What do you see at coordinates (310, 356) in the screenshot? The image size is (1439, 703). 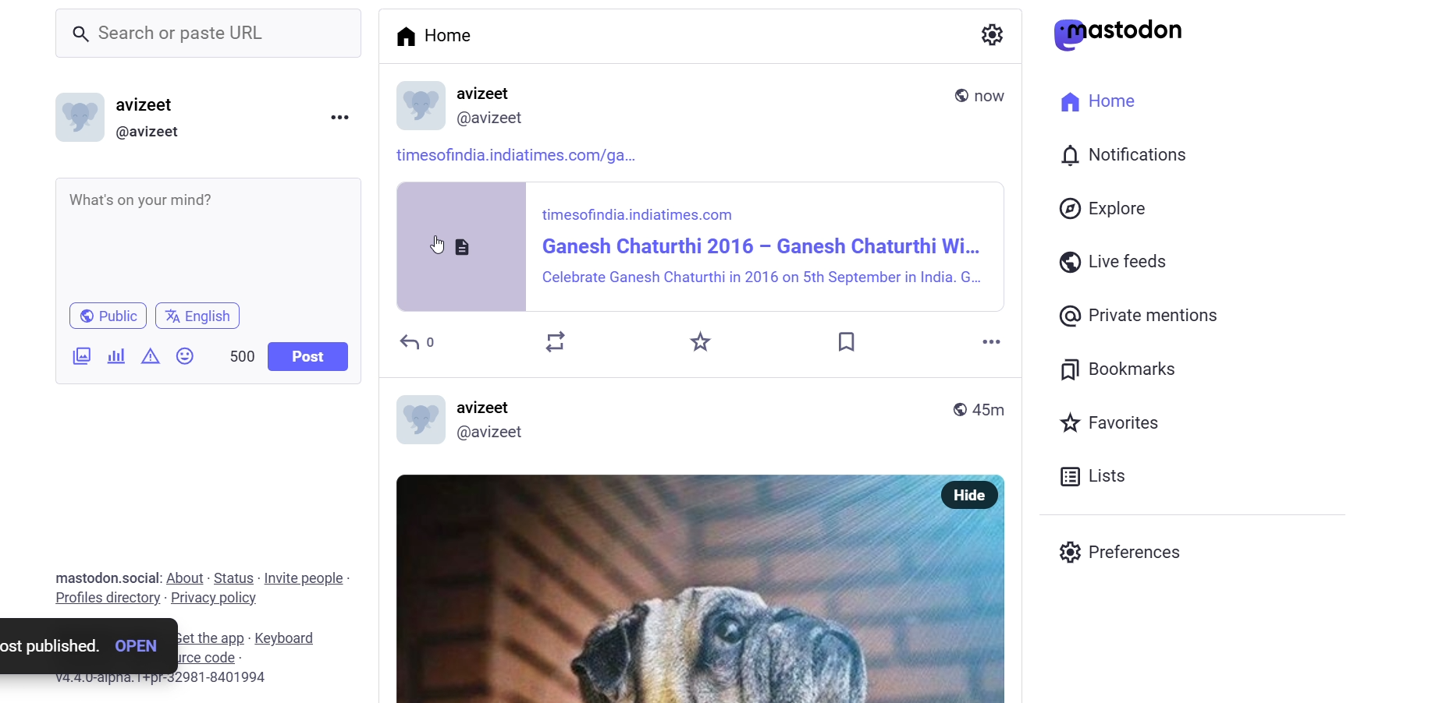 I see `Post` at bounding box center [310, 356].